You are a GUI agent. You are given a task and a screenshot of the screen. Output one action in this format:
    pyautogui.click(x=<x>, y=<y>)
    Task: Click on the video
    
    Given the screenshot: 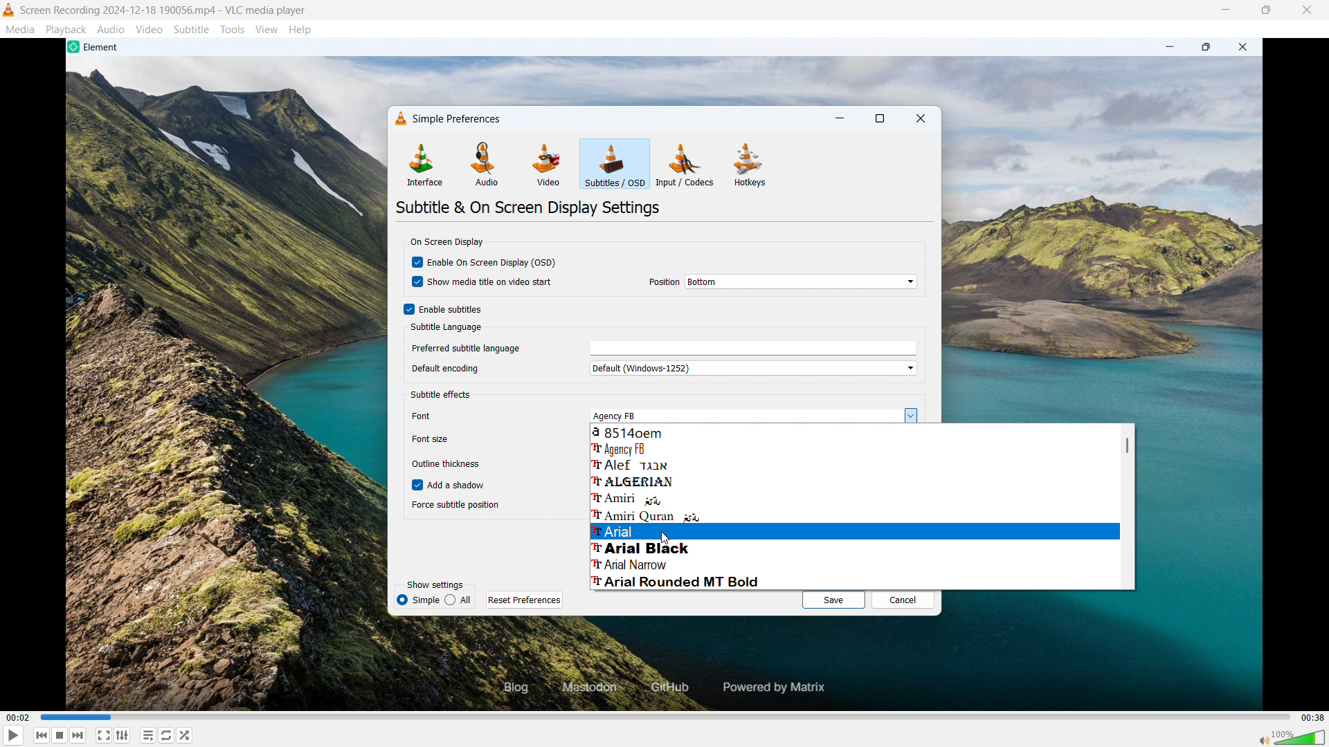 What is the action you would take?
    pyautogui.click(x=546, y=166)
    